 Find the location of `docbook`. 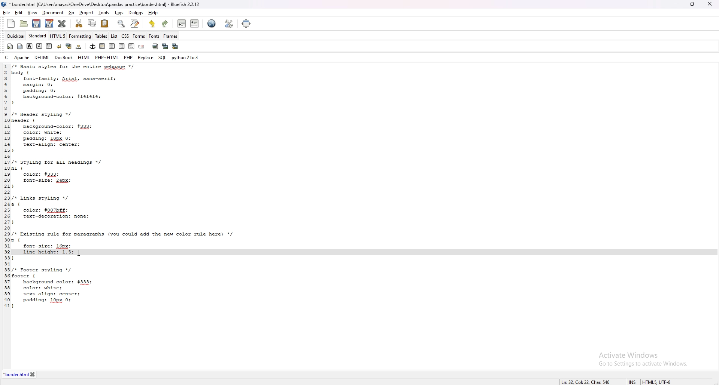

docbook is located at coordinates (64, 57).